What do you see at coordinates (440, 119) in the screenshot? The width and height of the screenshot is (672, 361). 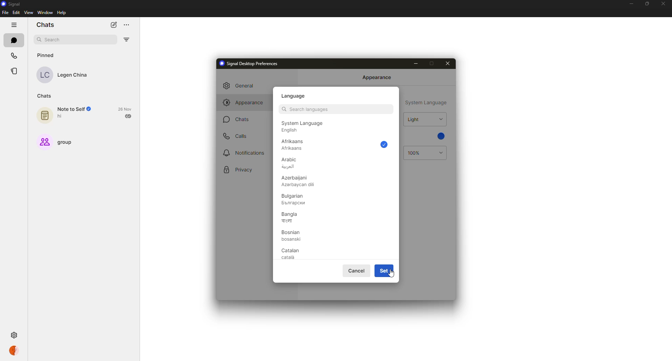 I see `drop` at bounding box center [440, 119].